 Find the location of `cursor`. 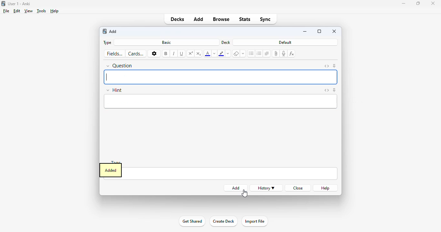

cursor is located at coordinates (244, 193).